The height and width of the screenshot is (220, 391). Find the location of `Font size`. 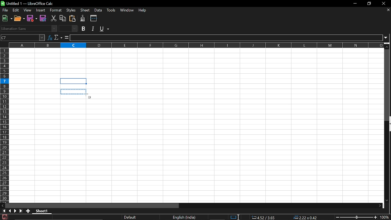

Font size is located at coordinates (69, 29).